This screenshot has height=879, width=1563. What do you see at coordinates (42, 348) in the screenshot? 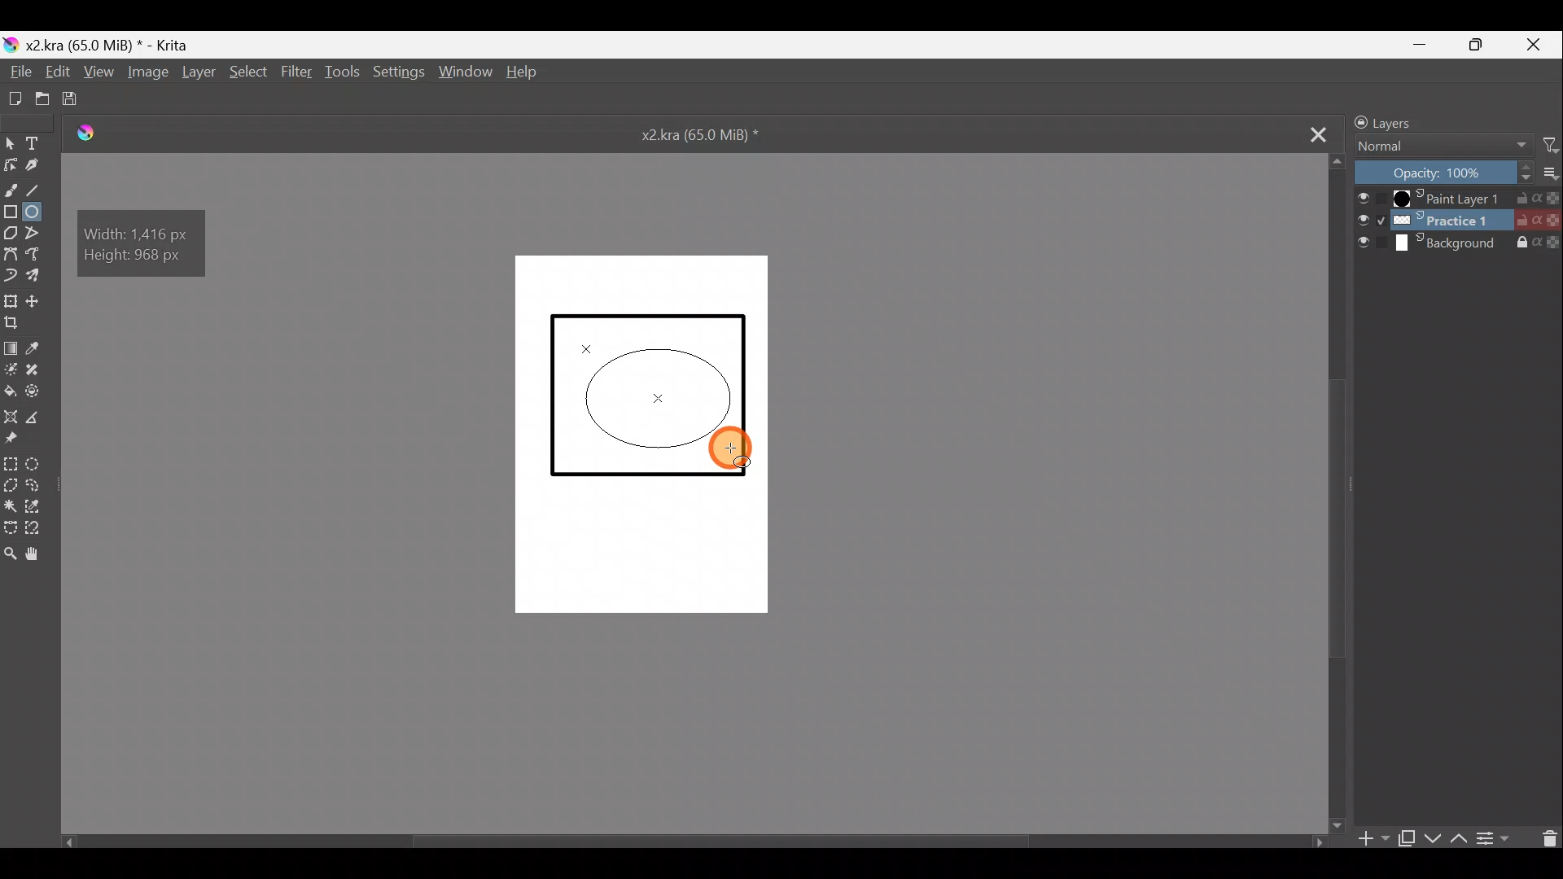
I see `Sample a colour from the image/current layer` at bounding box center [42, 348].